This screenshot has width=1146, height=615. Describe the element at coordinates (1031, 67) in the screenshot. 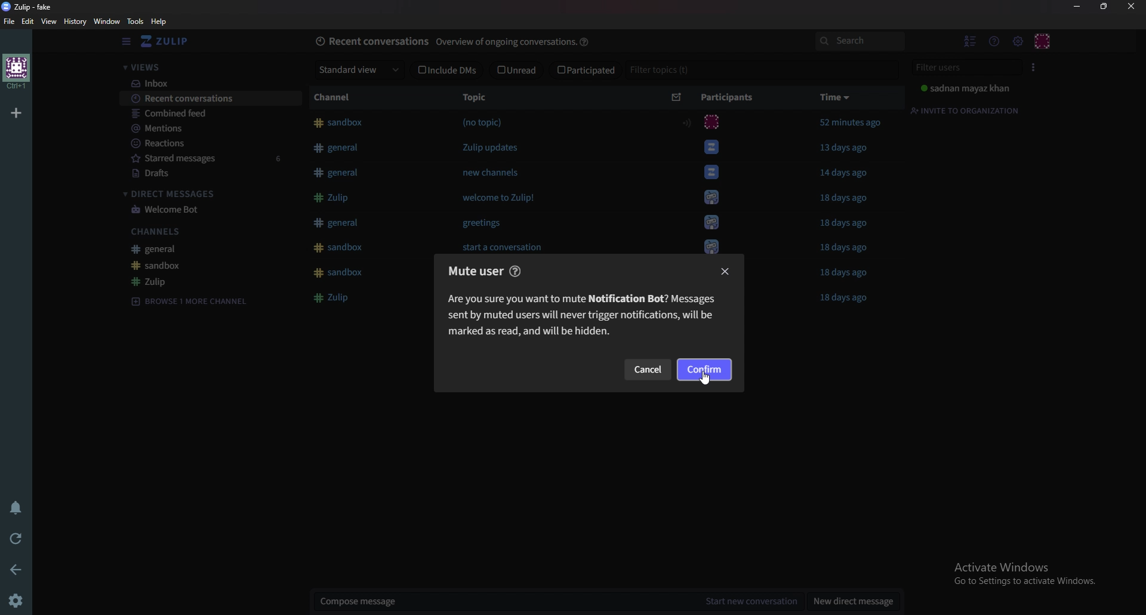

I see `User list style` at that location.